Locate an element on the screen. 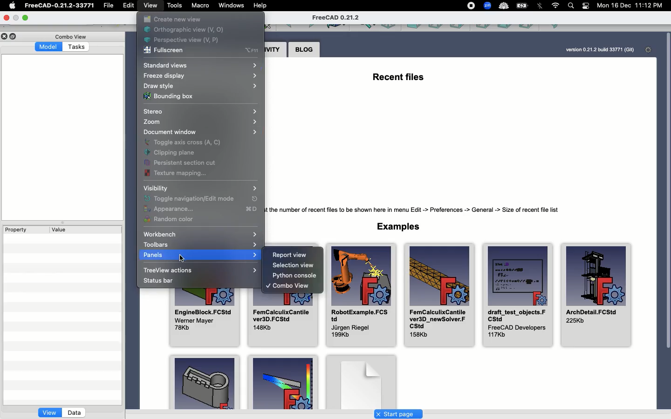 The image size is (671, 419). Standard view is located at coordinates (204, 65).